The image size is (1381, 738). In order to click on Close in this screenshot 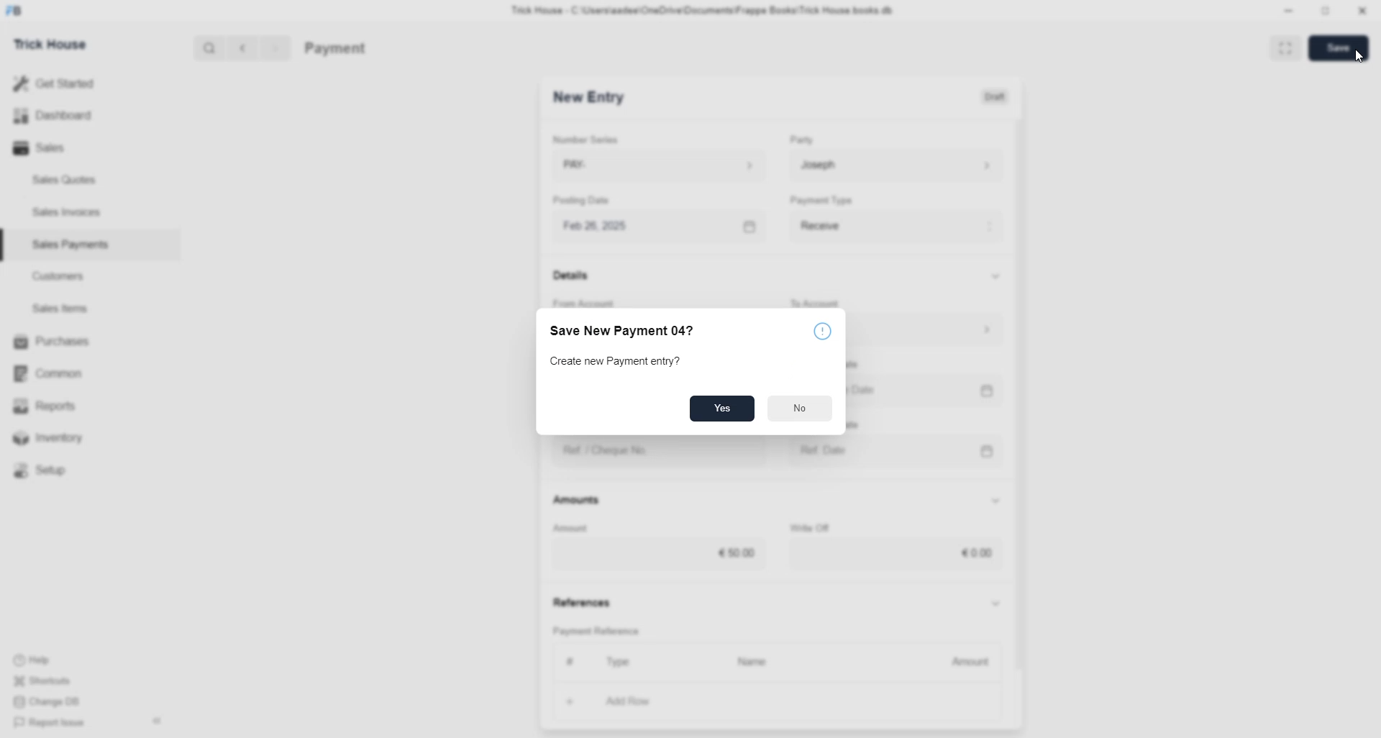, I will do `click(1362, 12)`.